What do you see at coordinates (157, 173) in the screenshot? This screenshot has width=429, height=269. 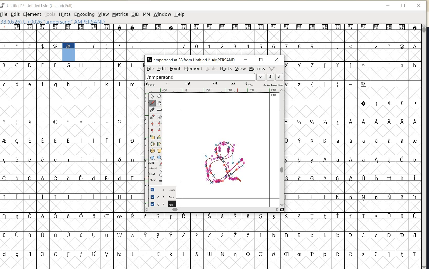 I see `cursor events on the open new outline window` at bounding box center [157, 173].